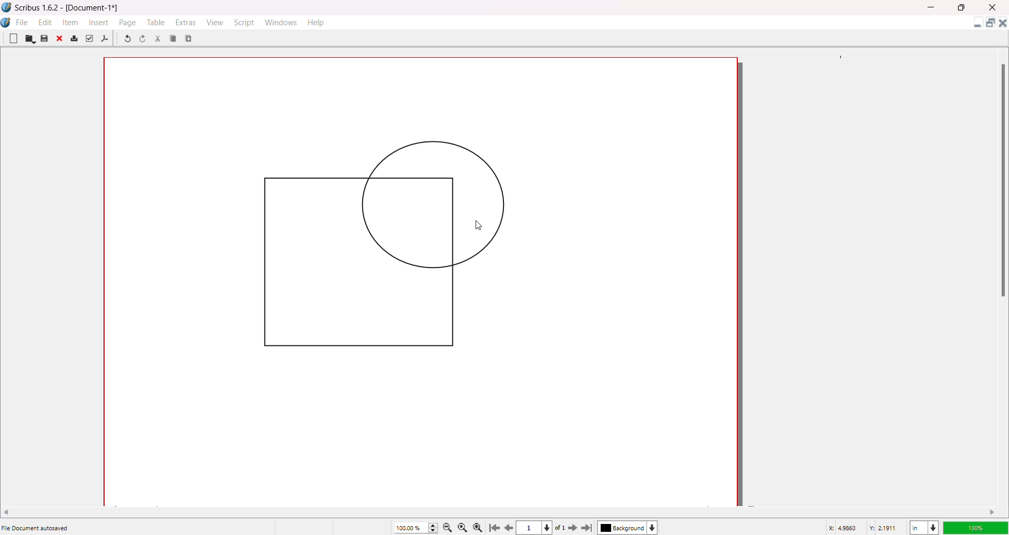  Describe the element at coordinates (127, 39) in the screenshot. I see `Undo` at that location.